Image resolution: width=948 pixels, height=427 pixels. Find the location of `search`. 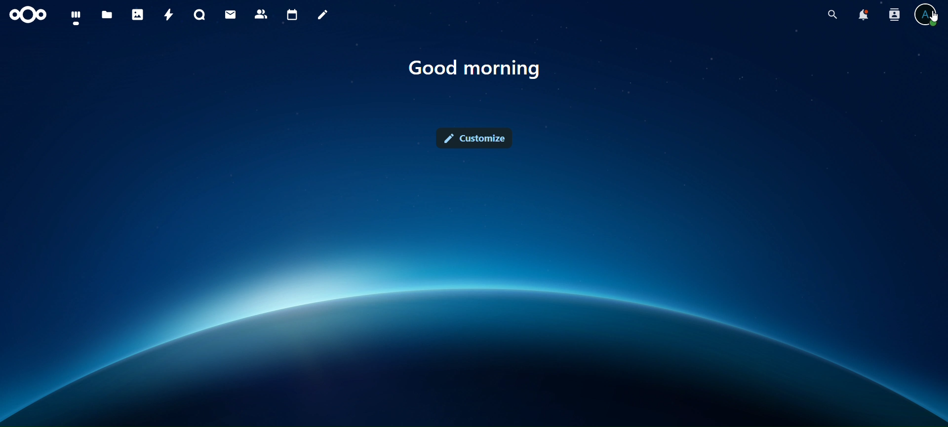

search is located at coordinates (832, 14).